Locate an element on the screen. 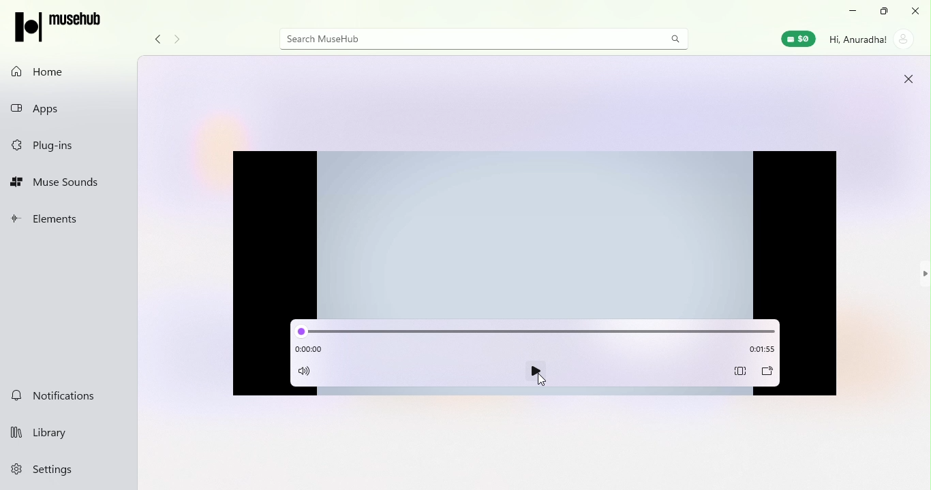 This screenshot has height=490, width=931. Maximize is located at coordinates (883, 12).